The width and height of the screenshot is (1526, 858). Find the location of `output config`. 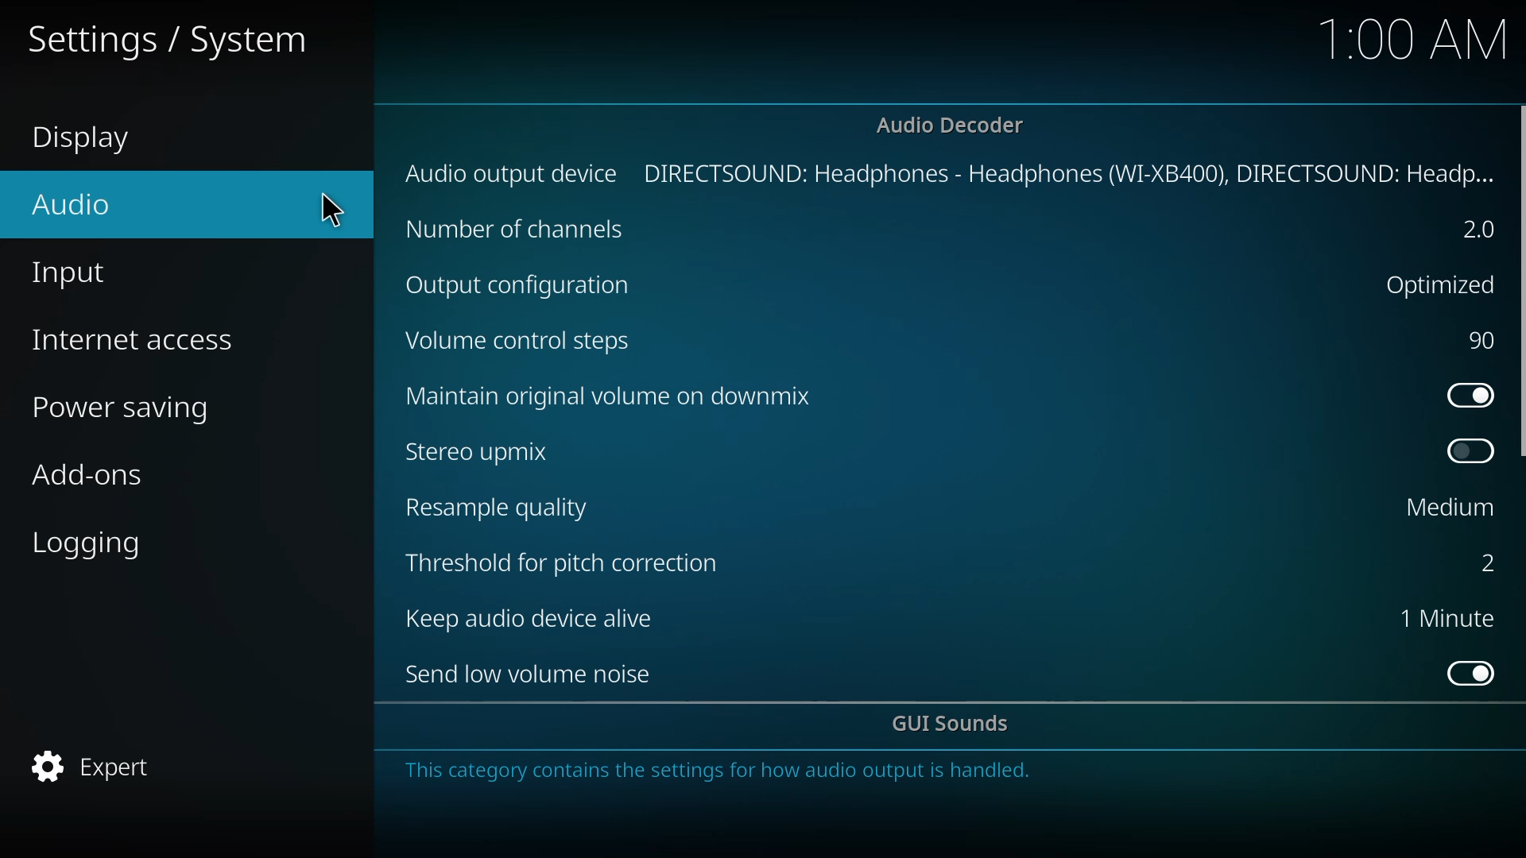

output config is located at coordinates (529, 286).